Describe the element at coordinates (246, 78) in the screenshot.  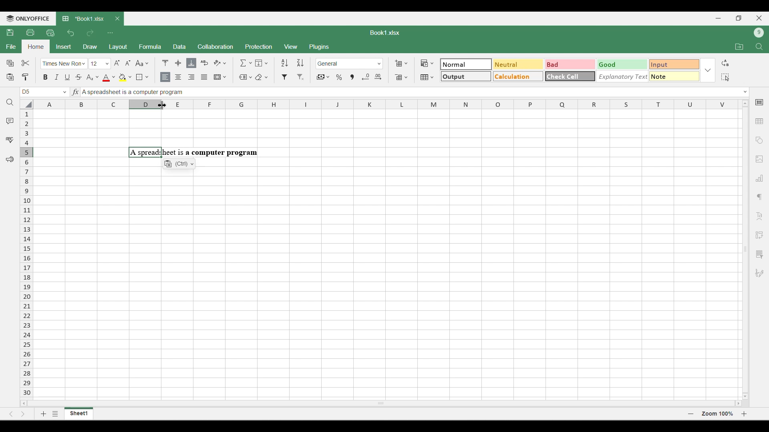
I see `Named ranges options` at that location.